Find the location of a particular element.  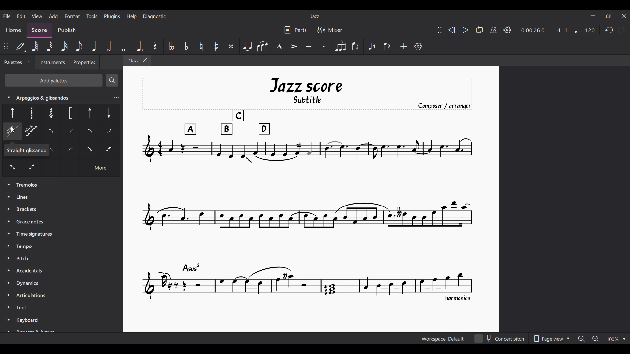

Concert pitch toggle is located at coordinates (500, 339).